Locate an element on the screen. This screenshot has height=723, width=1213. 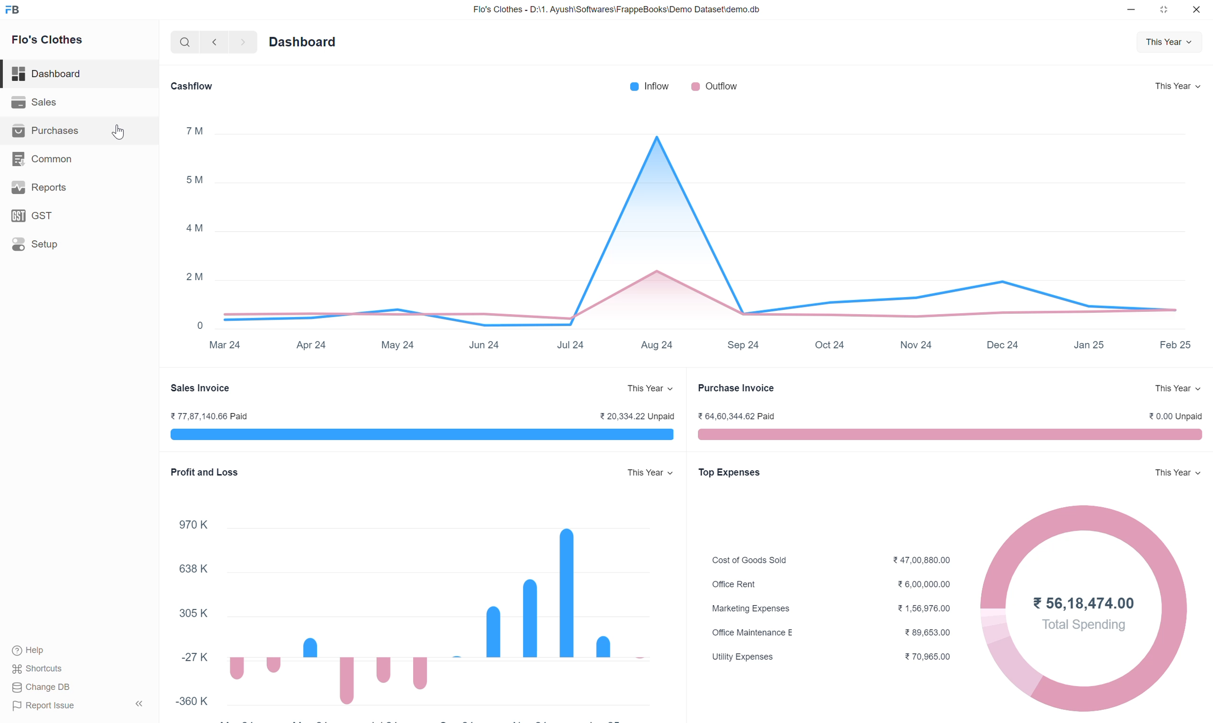
Cost of Goods Sold is located at coordinates (750, 560).